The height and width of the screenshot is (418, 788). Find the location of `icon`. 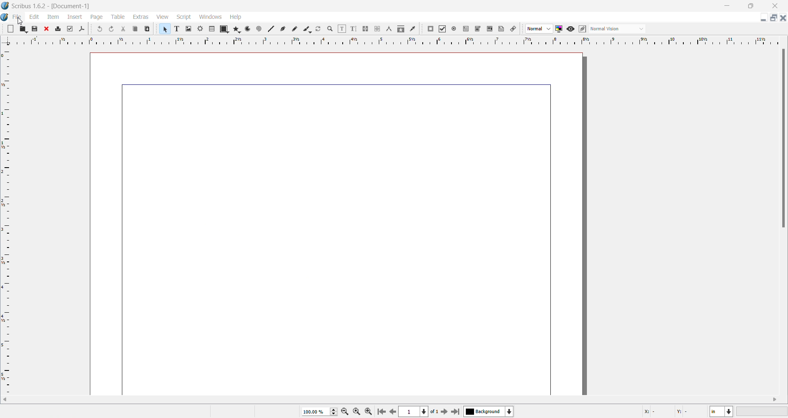

icon is located at coordinates (500, 29).